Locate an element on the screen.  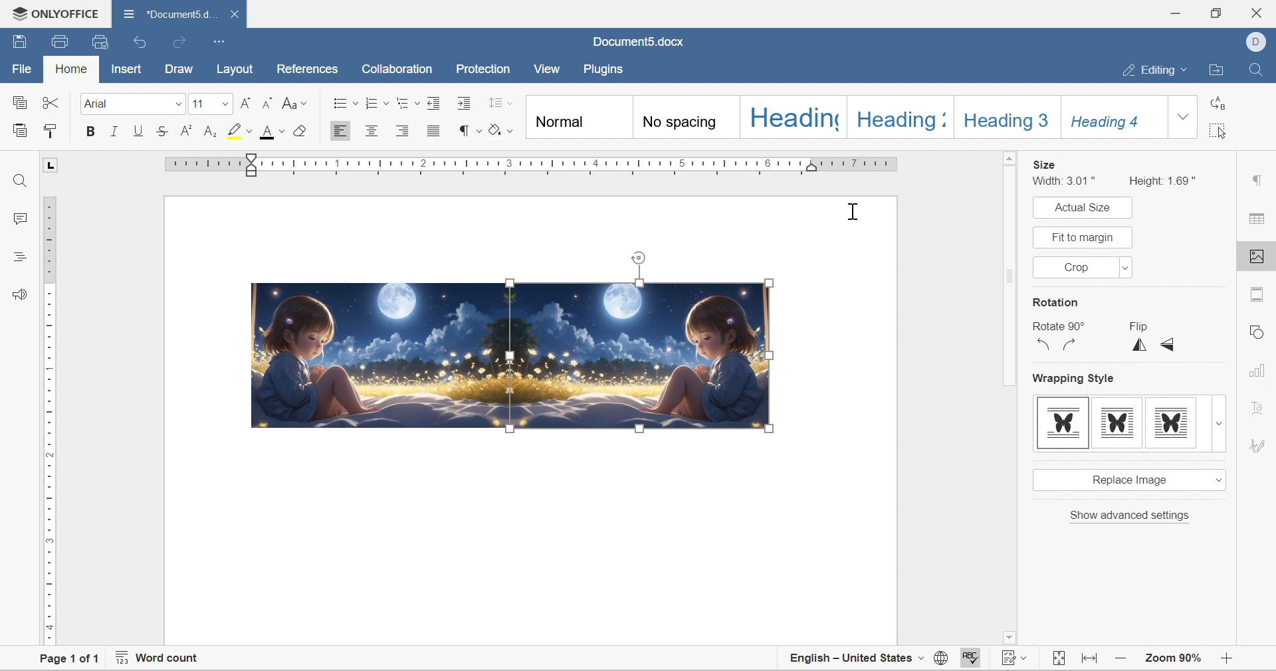
undo is located at coordinates (141, 43).